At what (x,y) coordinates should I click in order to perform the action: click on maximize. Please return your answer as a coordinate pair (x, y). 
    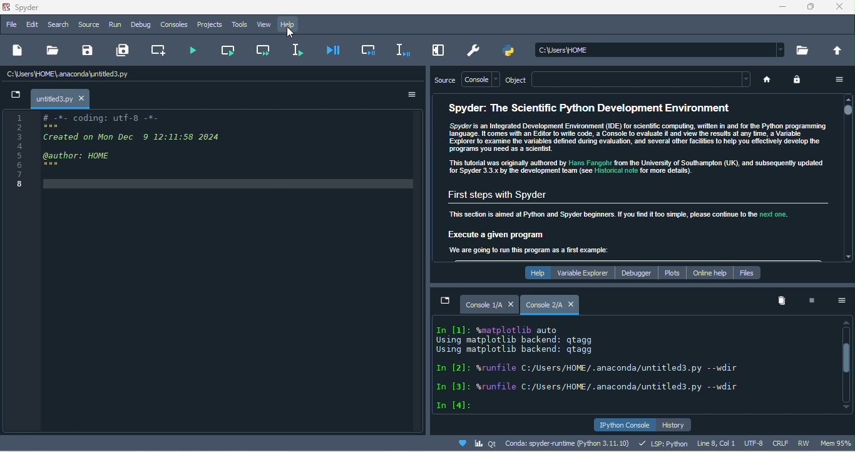
    Looking at the image, I should click on (811, 8).